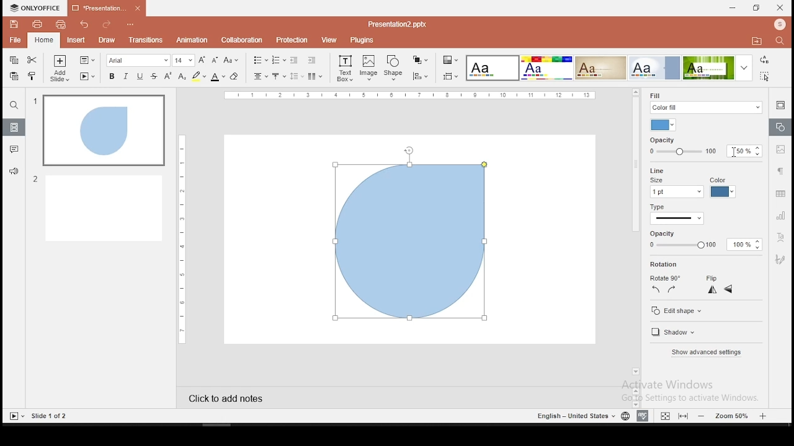  What do you see at coordinates (169, 76) in the screenshot?
I see `superscript` at bounding box center [169, 76].